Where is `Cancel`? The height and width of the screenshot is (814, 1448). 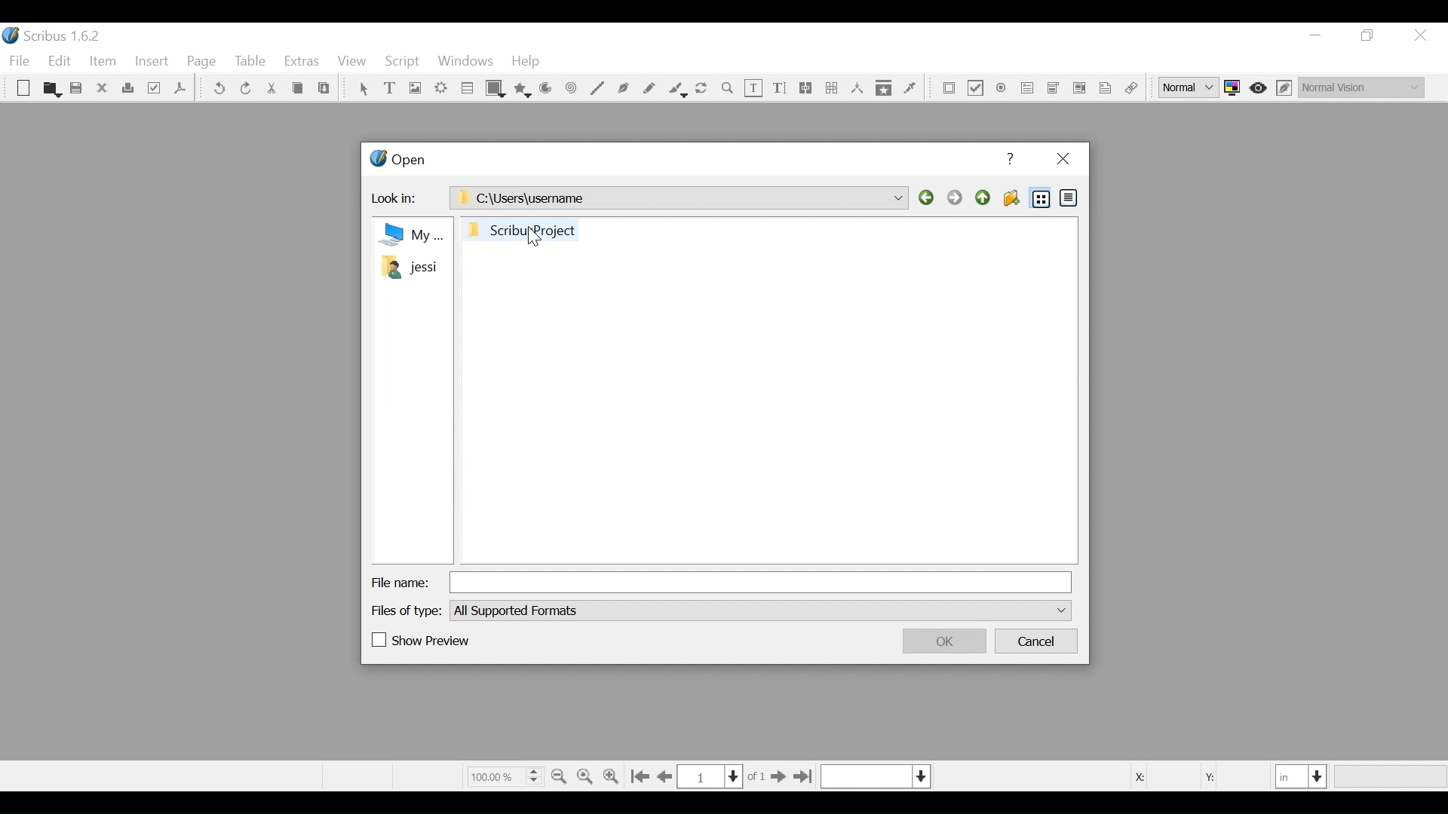 Cancel is located at coordinates (1038, 642).